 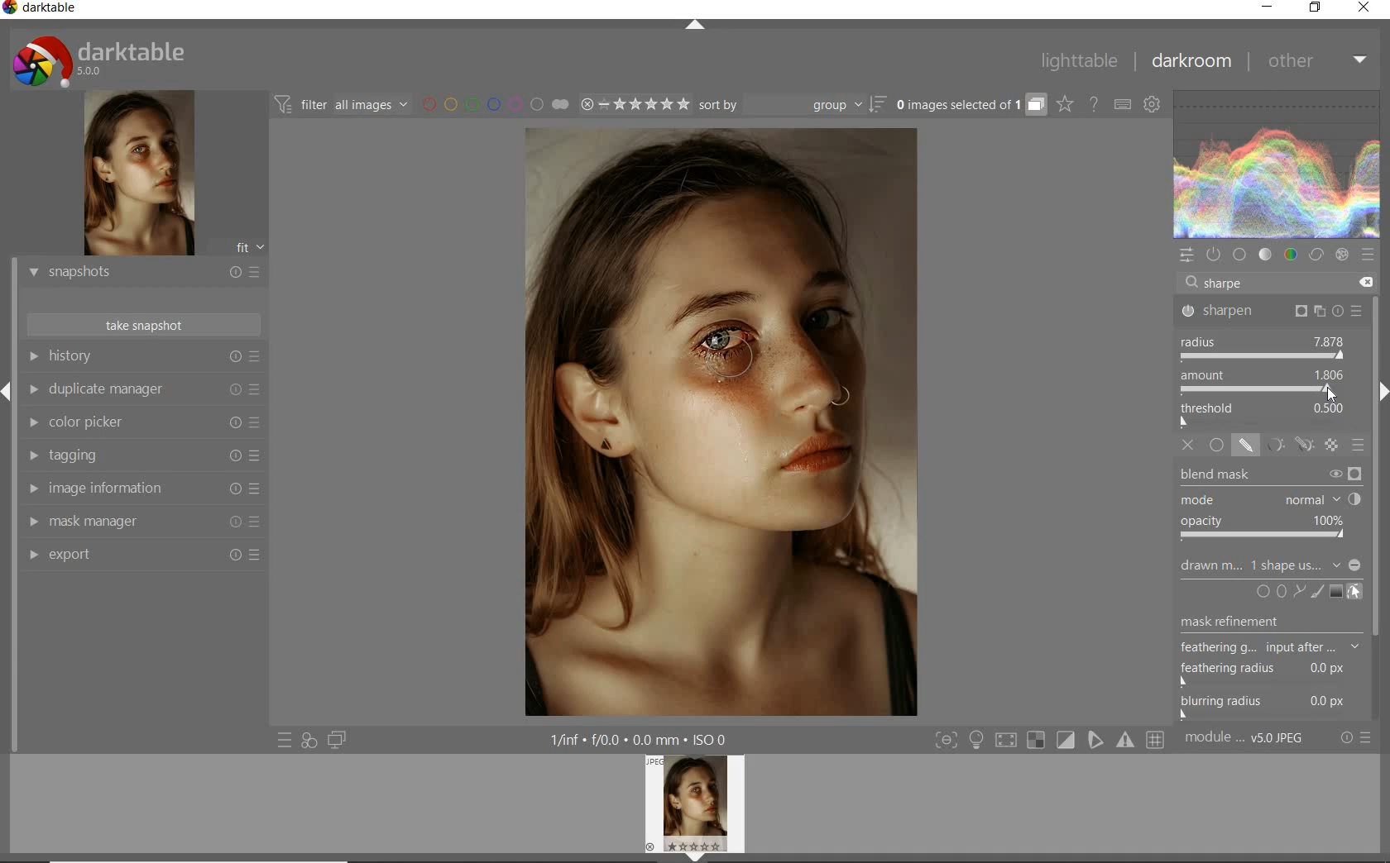 What do you see at coordinates (791, 106) in the screenshot?
I see `sort` at bounding box center [791, 106].